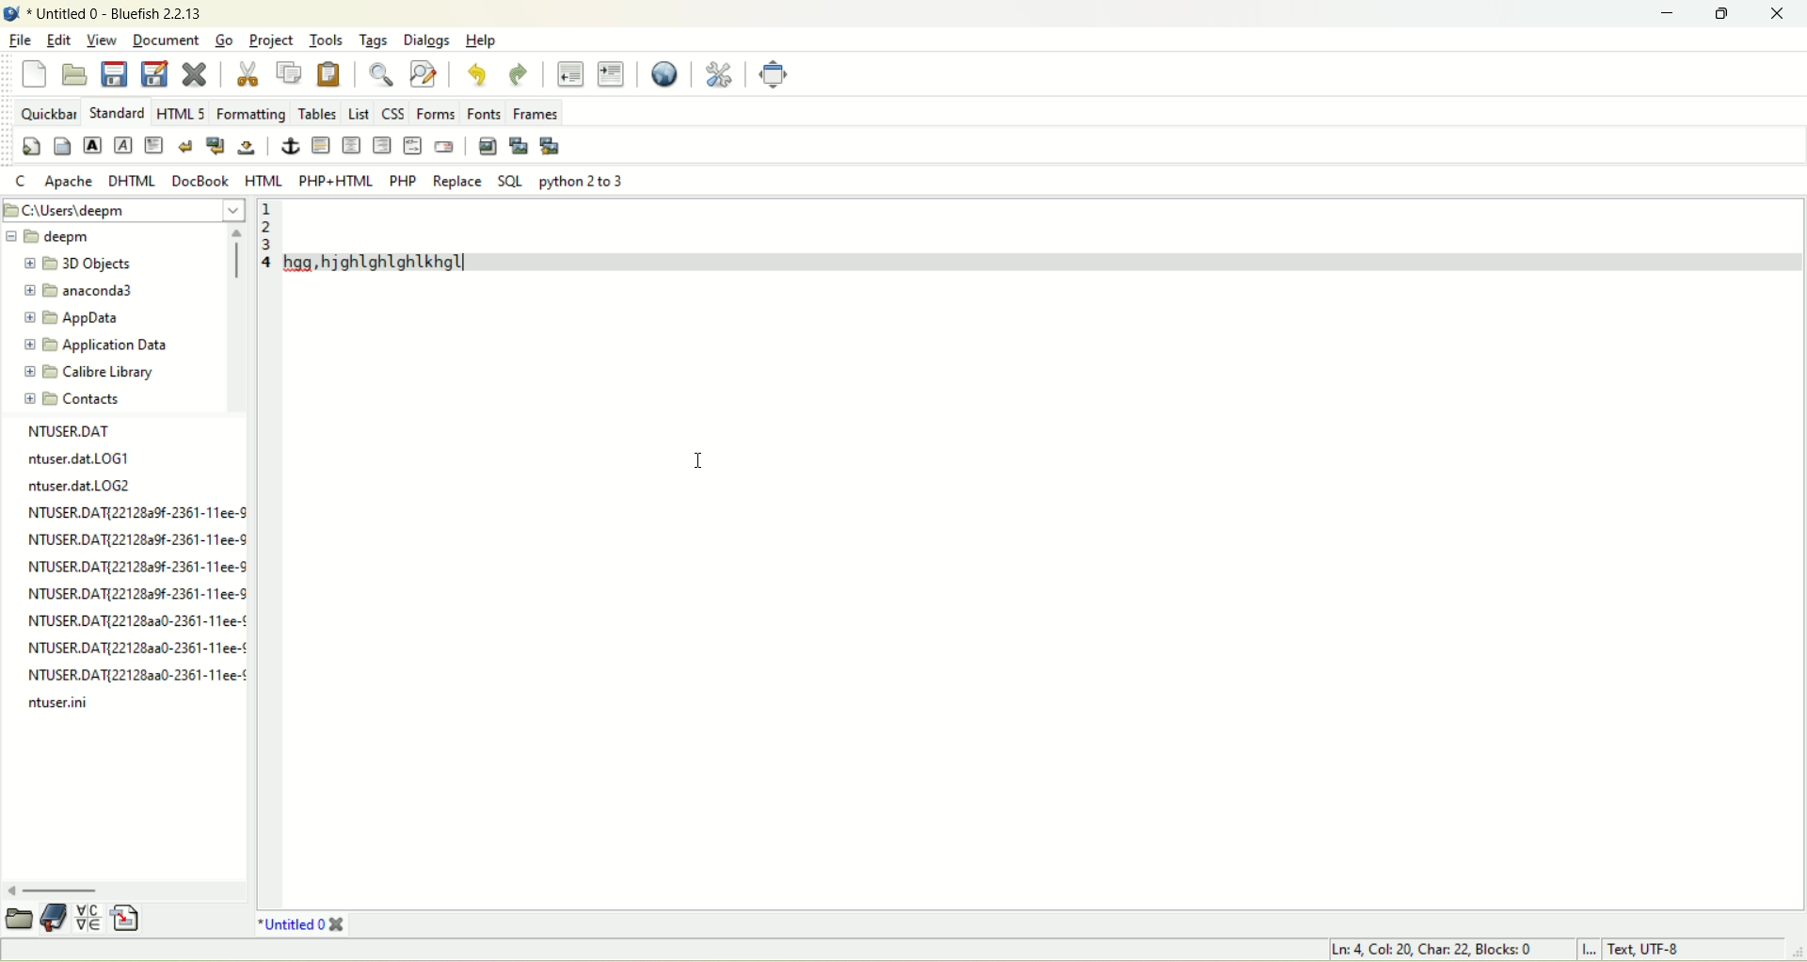  Describe the element at coordinates (402, 181) in the screenshot. I see `PHP` at that location.